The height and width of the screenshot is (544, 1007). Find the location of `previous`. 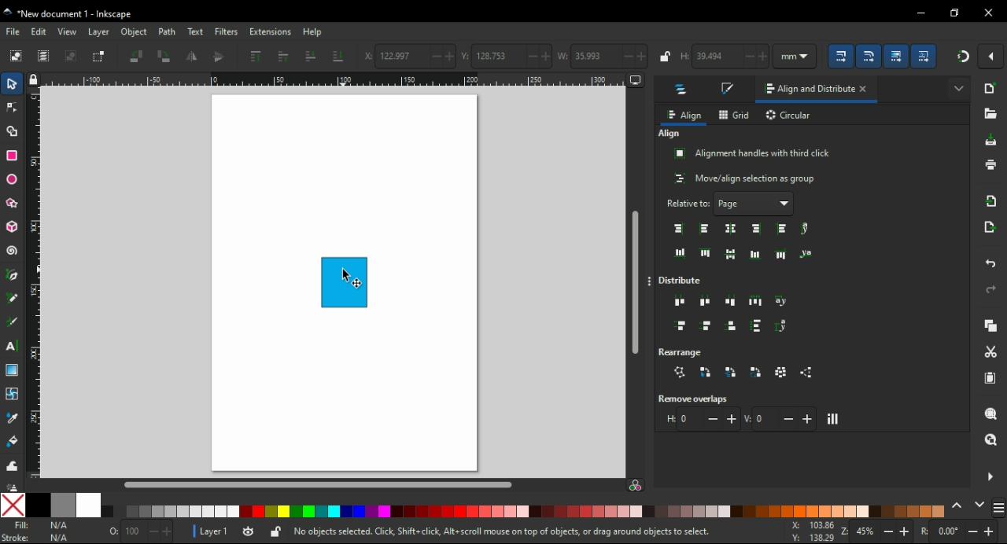

previous is located at coordinates (958, 506).